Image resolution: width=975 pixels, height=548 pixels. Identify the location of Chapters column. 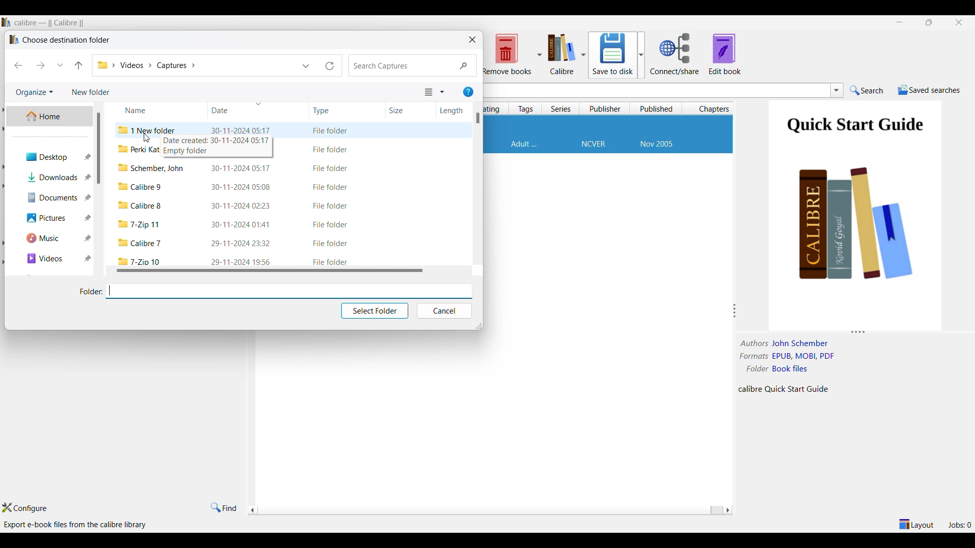
(711, 109).